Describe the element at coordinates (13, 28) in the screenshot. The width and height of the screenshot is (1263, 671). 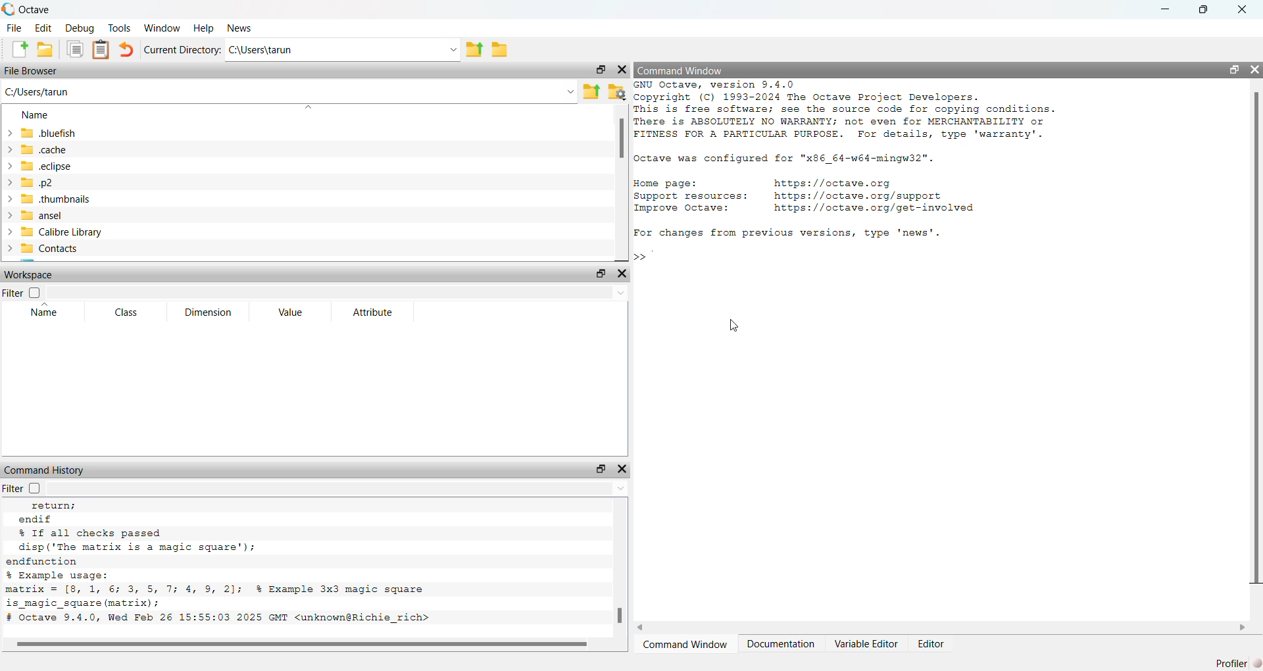
I see `File` at that location.